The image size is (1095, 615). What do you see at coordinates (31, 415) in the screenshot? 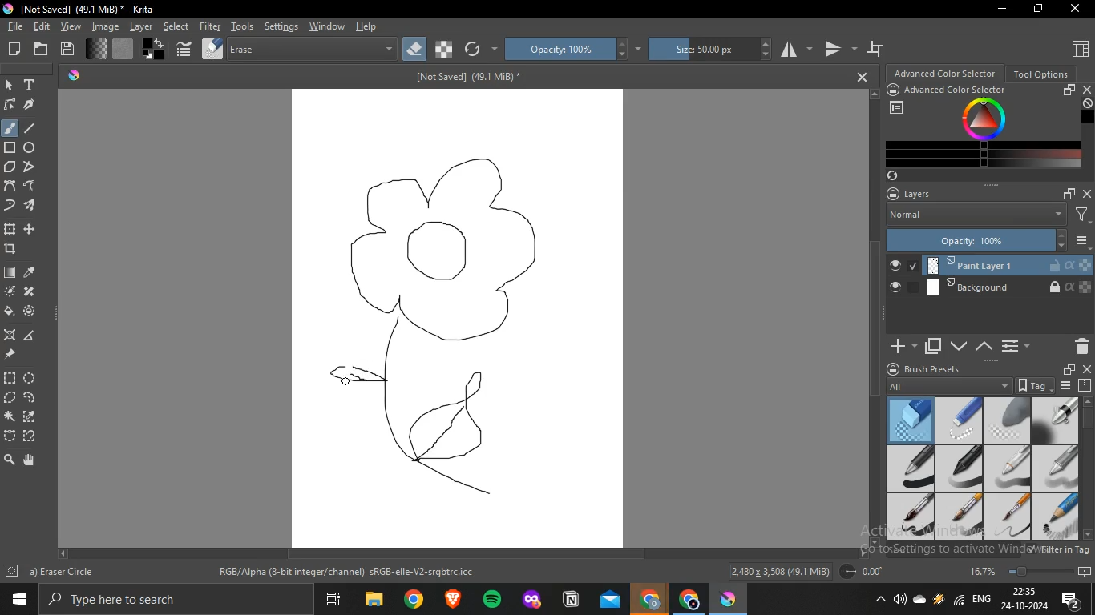
I see `similar color selection tool` at bounding box center [31, 415].